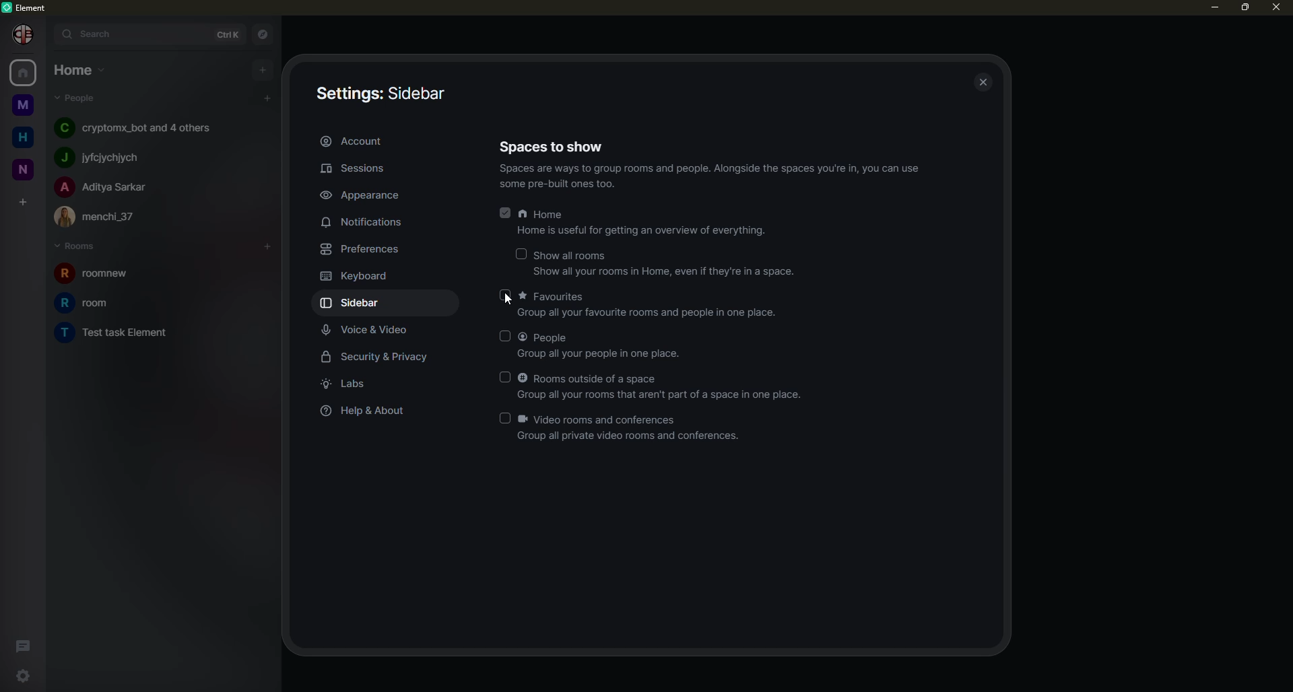 Image resolution: width=1293 pixels, height=692 pixels. I want to click on show all rooms, so click(665, 265).